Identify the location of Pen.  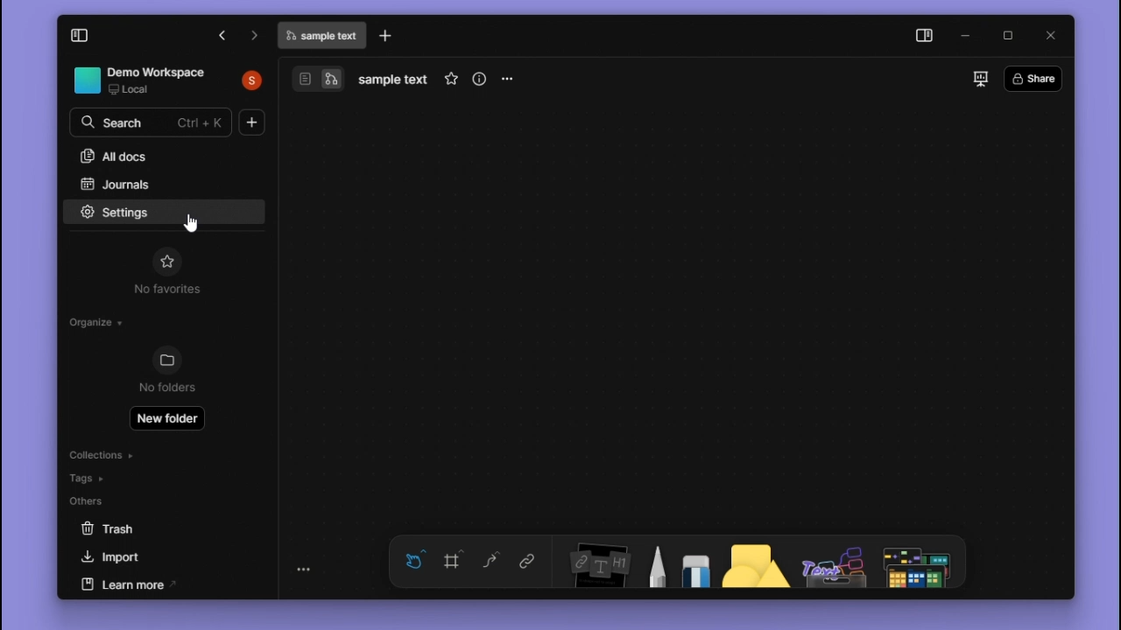
(652, 562).